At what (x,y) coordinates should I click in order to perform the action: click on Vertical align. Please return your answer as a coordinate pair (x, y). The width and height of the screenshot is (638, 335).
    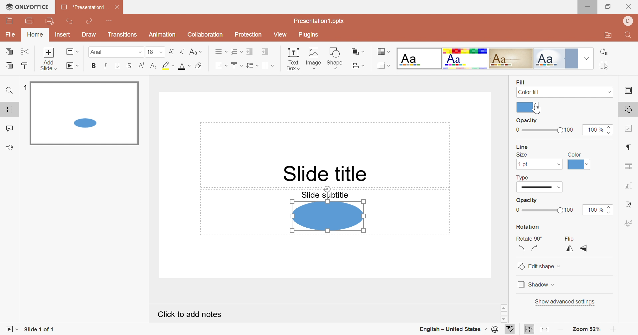
    Looking at the image, I should click on (236, 65).